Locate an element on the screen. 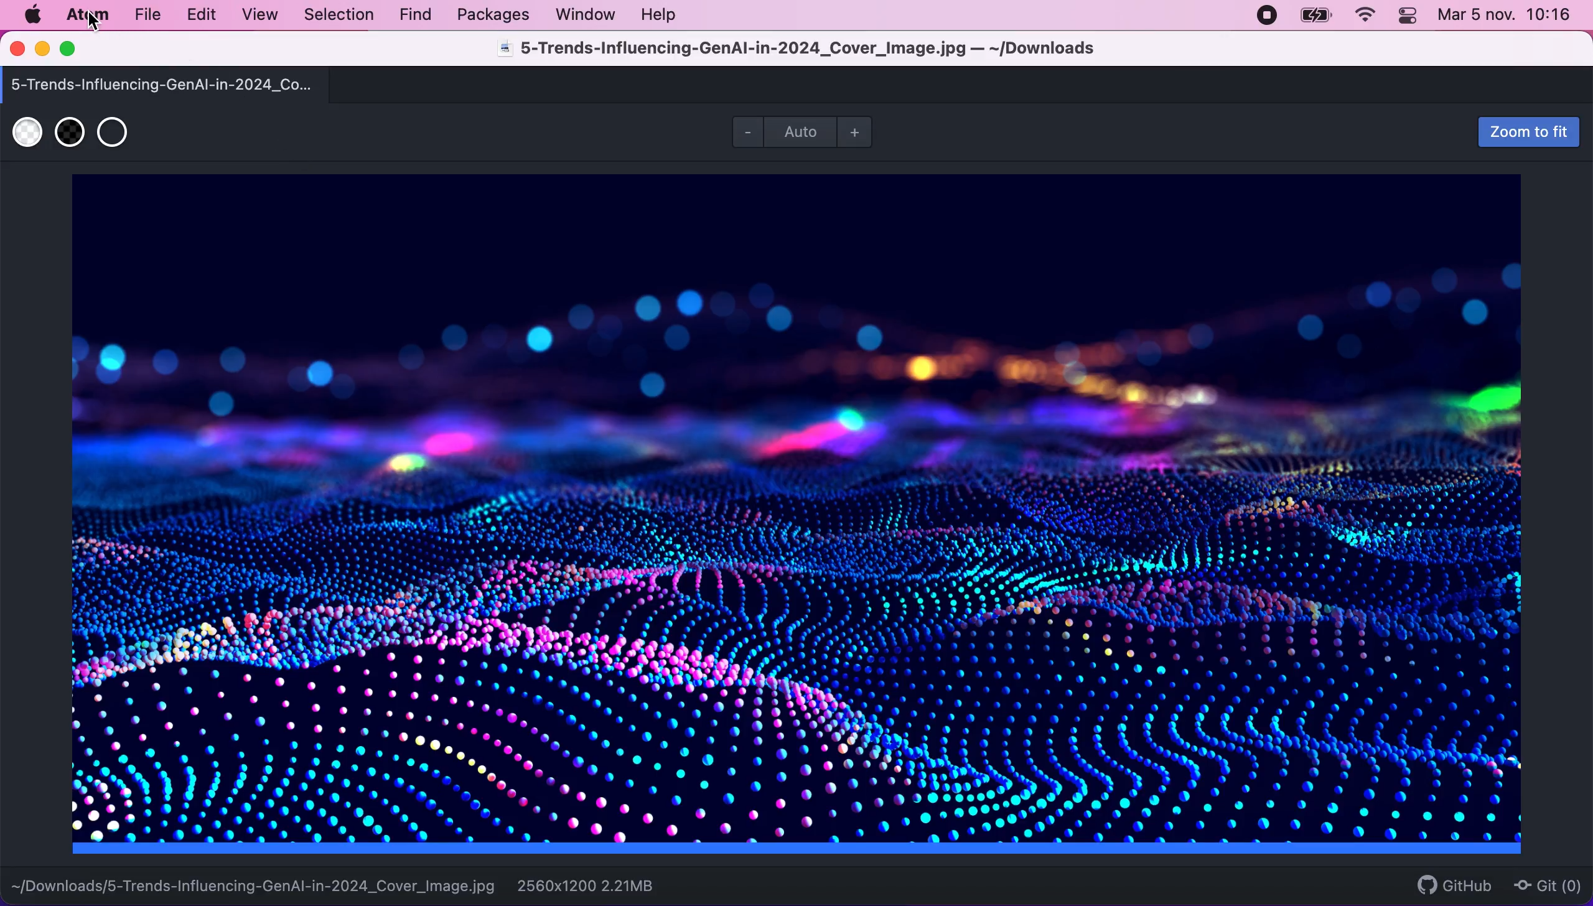  wifi is located at coordinates (1363, 16).